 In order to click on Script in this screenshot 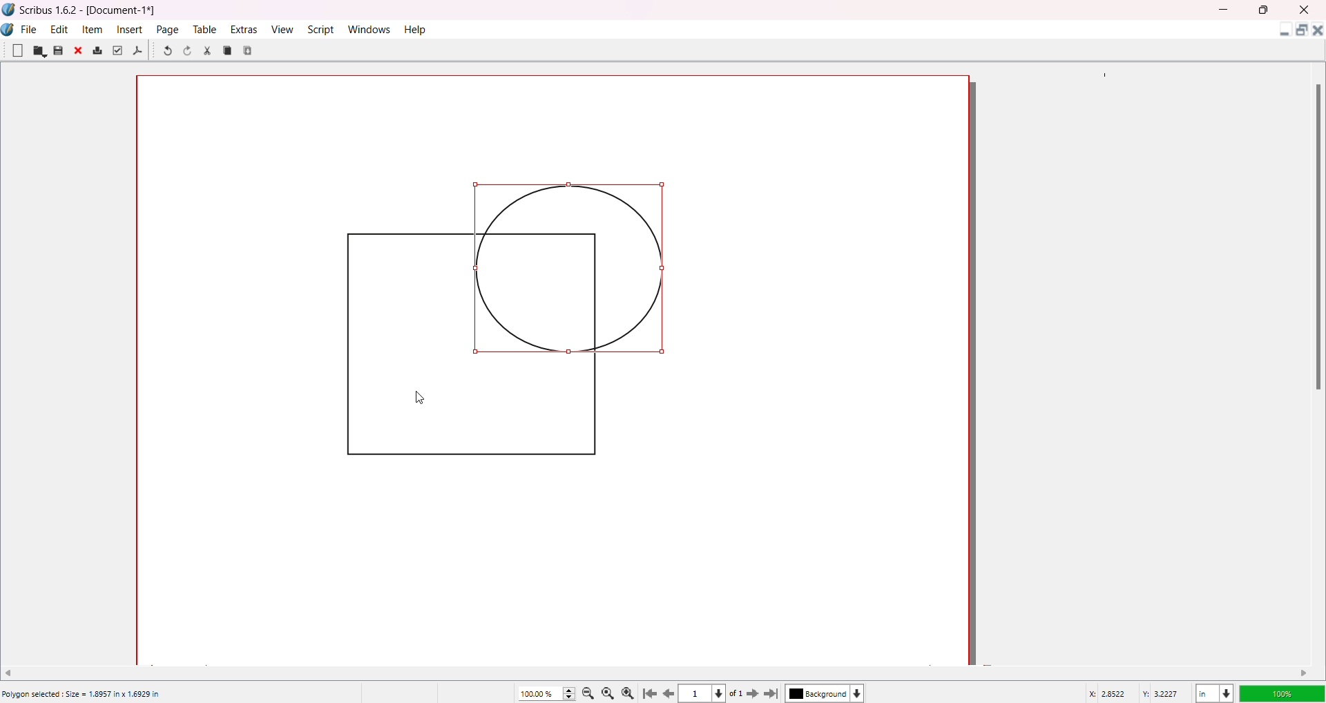, I will do `click(323, 28)`.